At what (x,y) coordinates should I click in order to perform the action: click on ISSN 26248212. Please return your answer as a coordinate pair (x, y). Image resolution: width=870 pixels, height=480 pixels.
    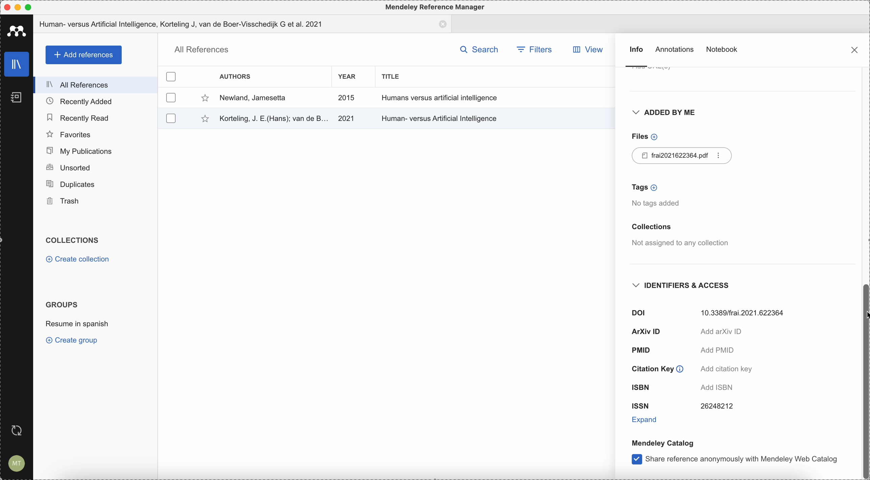
    Looking at the image, I should click on (682, 406).